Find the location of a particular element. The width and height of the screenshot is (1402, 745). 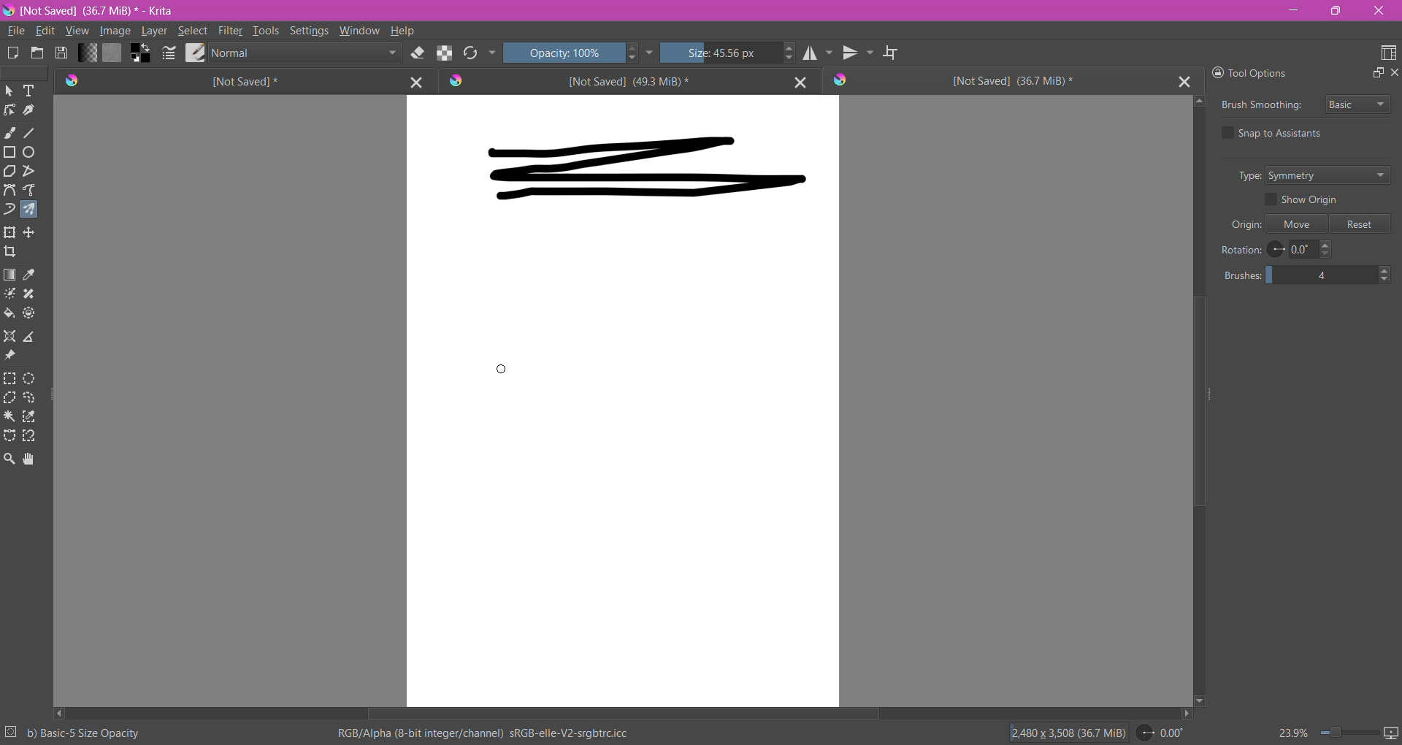

Zoom Tool is located at coordinates (10, 459).